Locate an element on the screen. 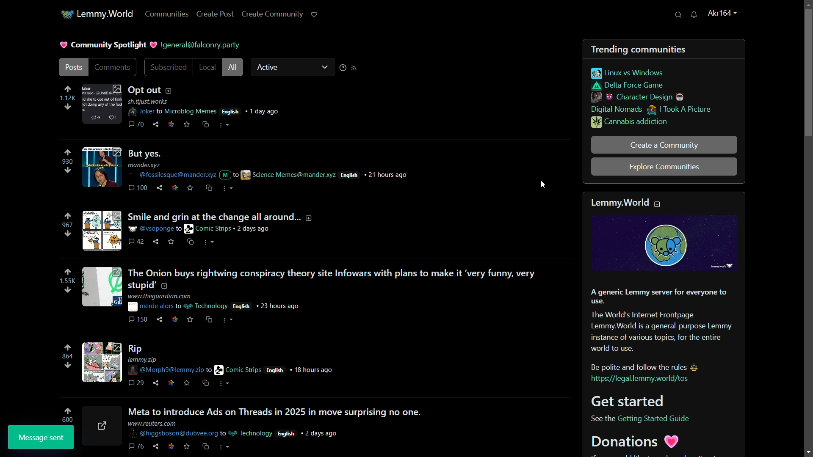 This screenshot has height=457, width=813. number of votes is located at coordinates (69, 98).